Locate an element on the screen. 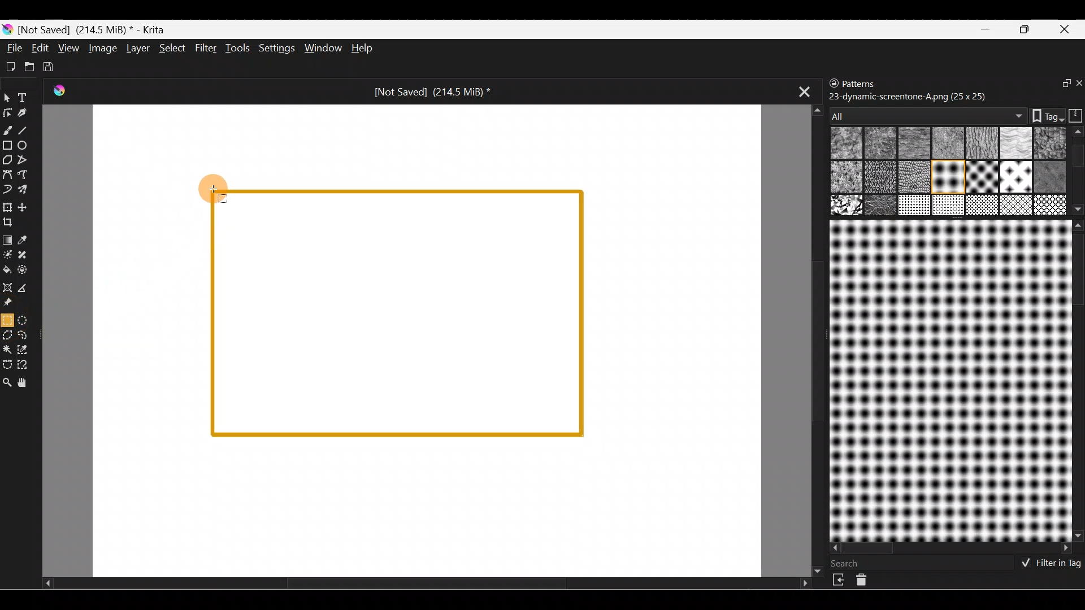 The height and width of the screenshot is (610, 1085). Open existing document is located at coordinates (28, 65).